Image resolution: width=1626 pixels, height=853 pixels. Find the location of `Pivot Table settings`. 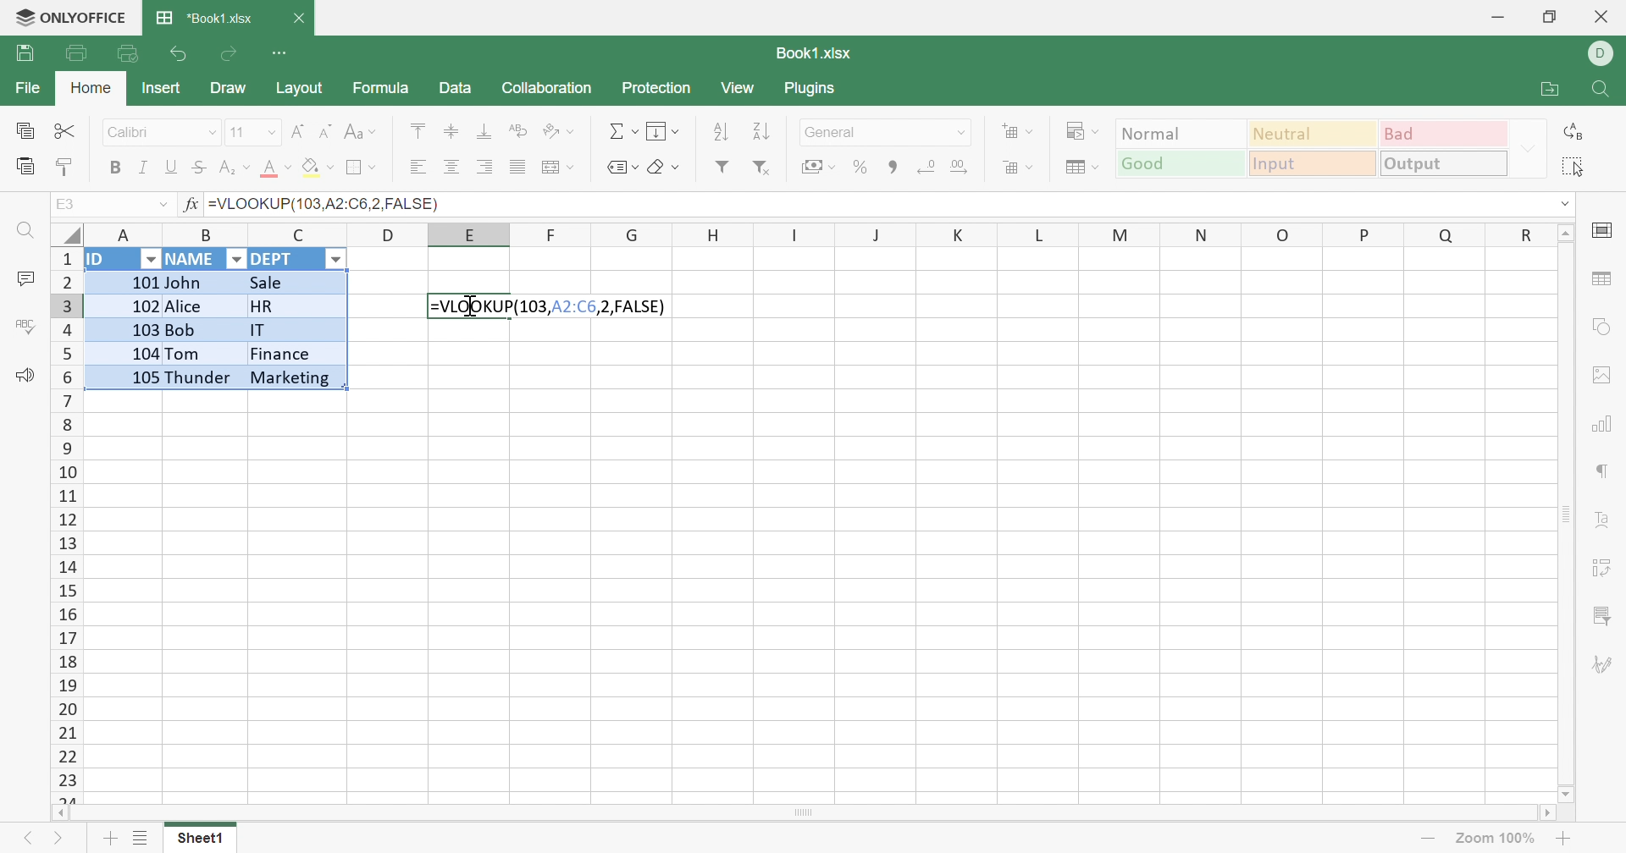

Pivot Table settings is located at coordinates (1603, 569).